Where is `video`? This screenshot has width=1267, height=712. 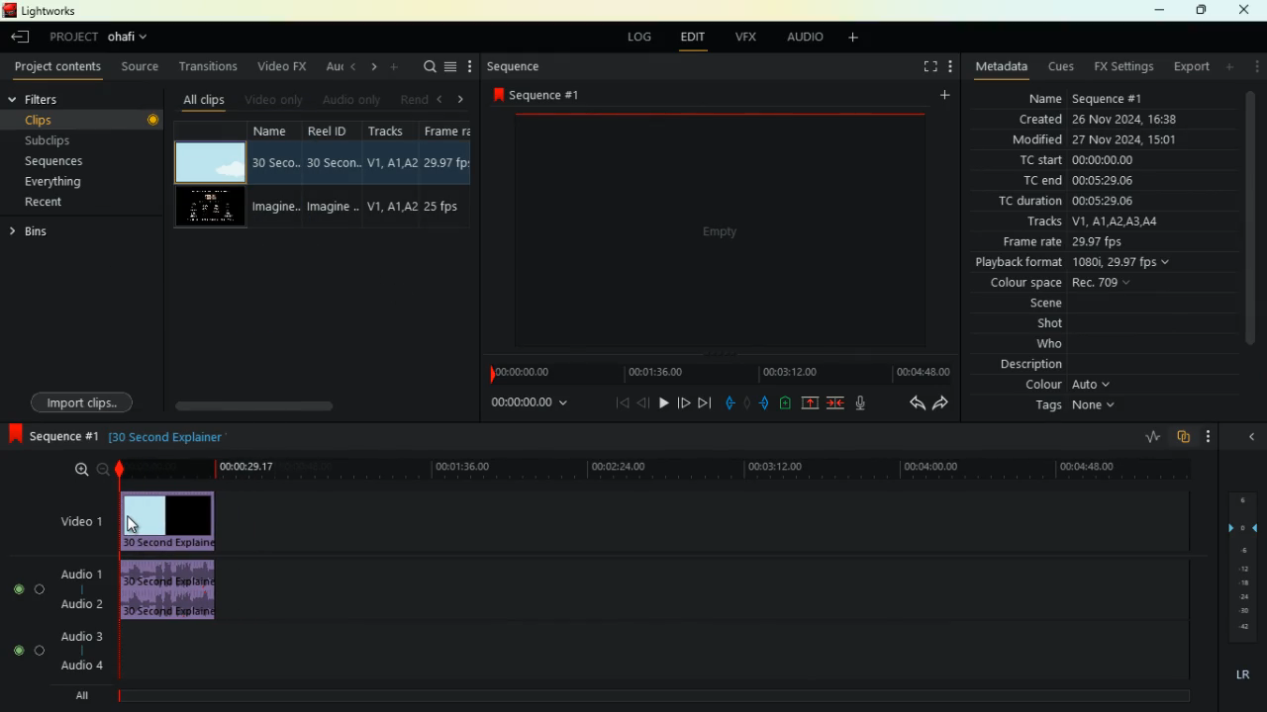
video is located at coordinates (169, 519).